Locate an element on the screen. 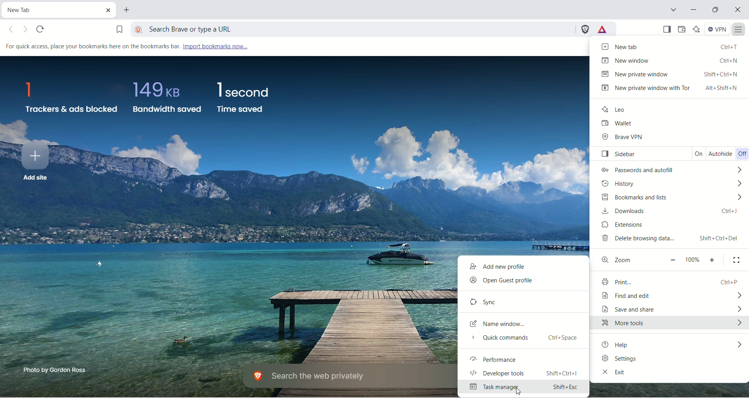 This screenshot has width=749, height=398. lei is located at coordinates (660, 108).